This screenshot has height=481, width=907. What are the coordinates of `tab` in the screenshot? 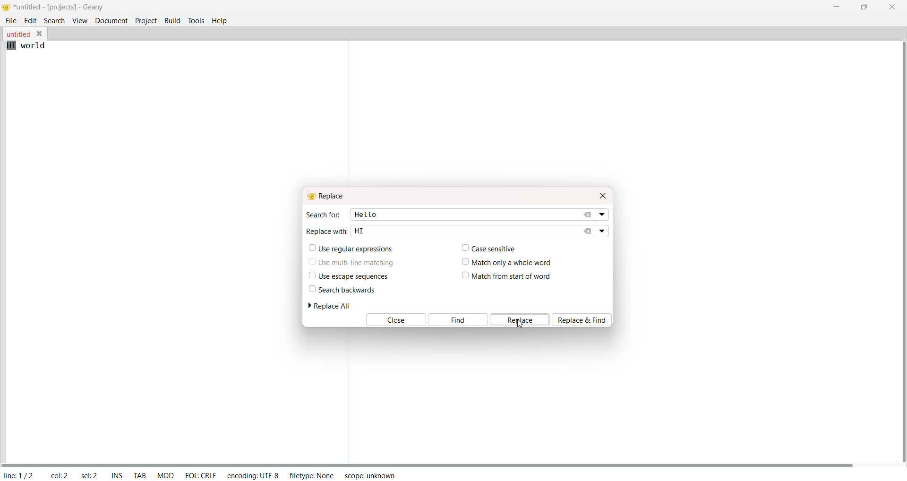 It's located at (140, 476).